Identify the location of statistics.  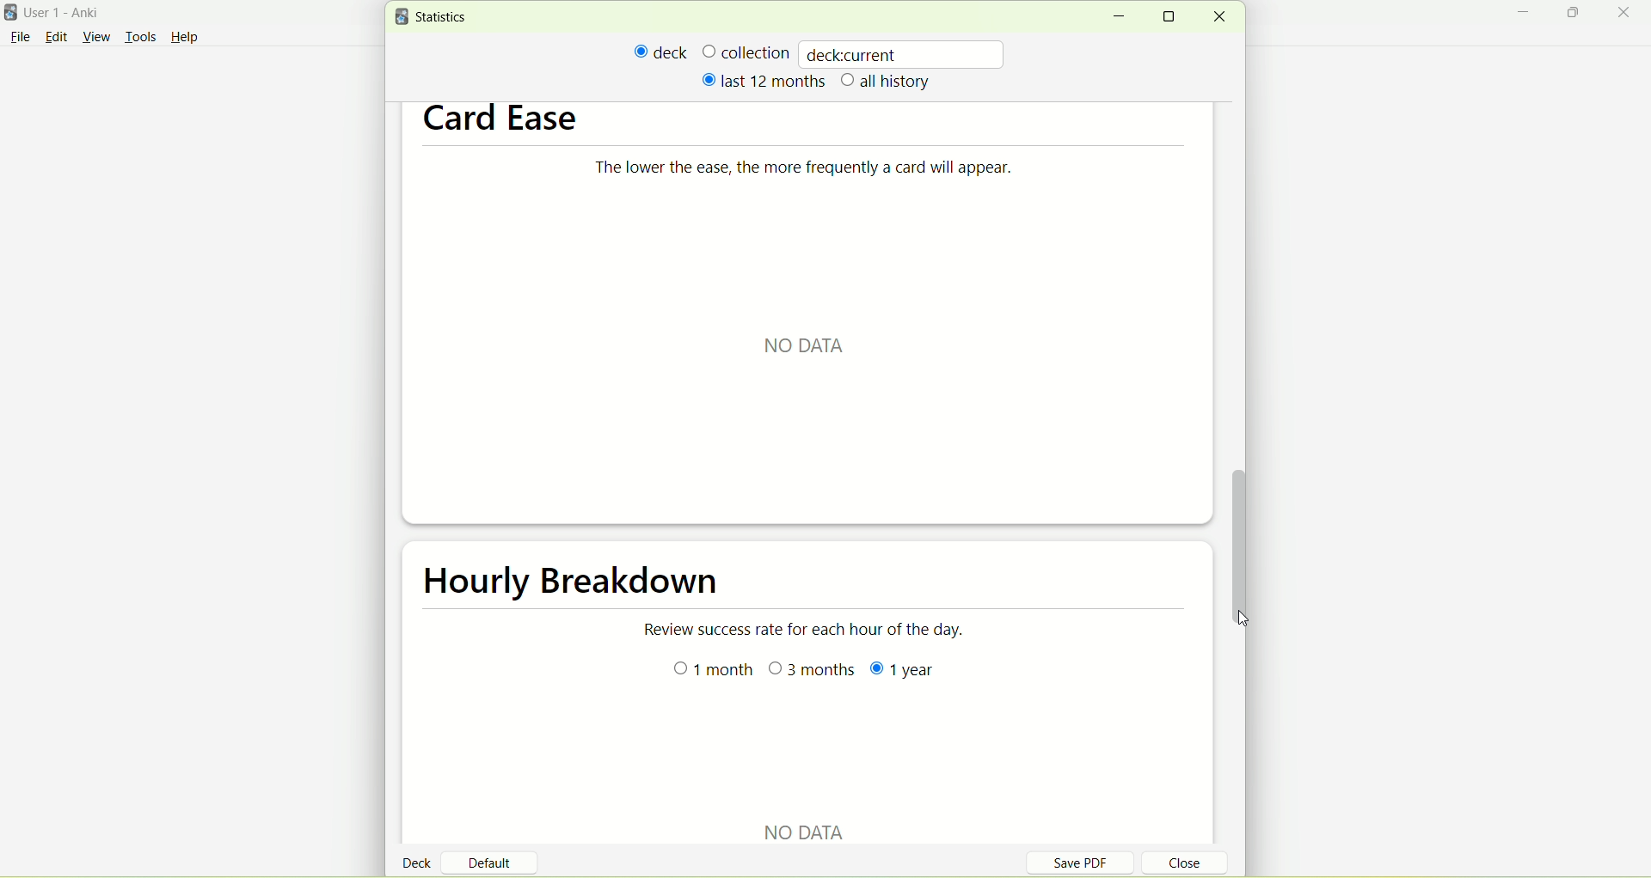
(435, 17).